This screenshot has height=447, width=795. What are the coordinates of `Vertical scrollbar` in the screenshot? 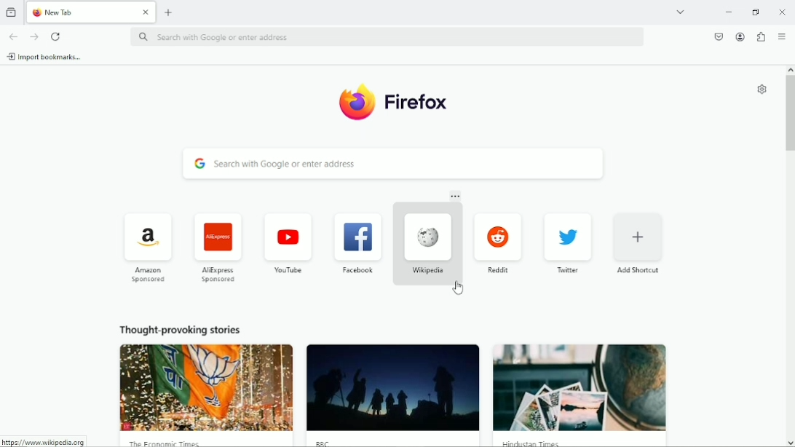 It's located at (789, 114).